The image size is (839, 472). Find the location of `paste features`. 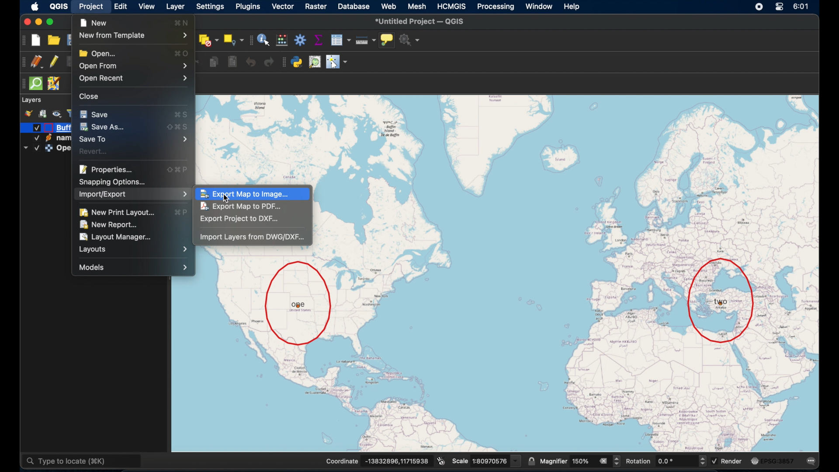

paste features is located at coordinates (232, 62).